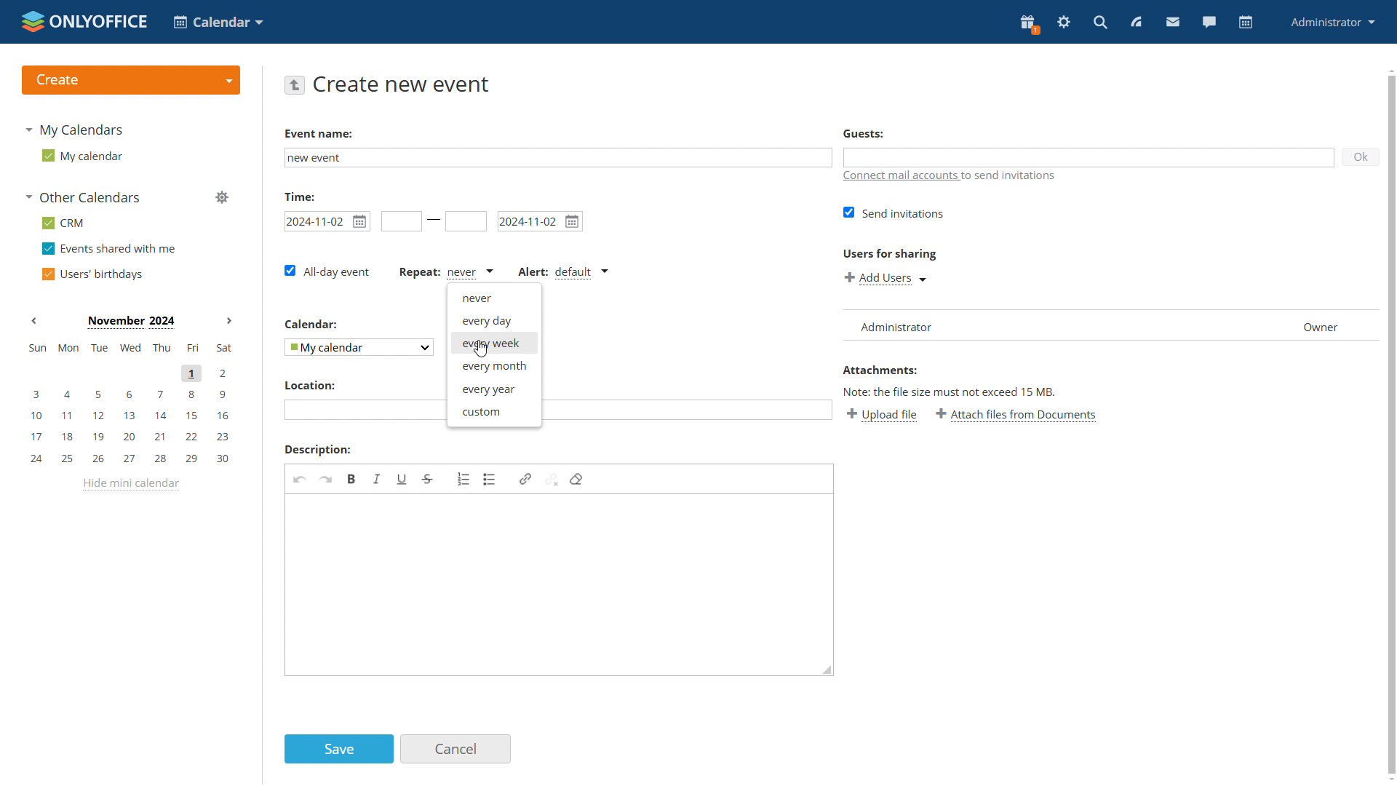  Describe the element at coordinates (359, 408) in the screenshot. I see `add location` at that location.